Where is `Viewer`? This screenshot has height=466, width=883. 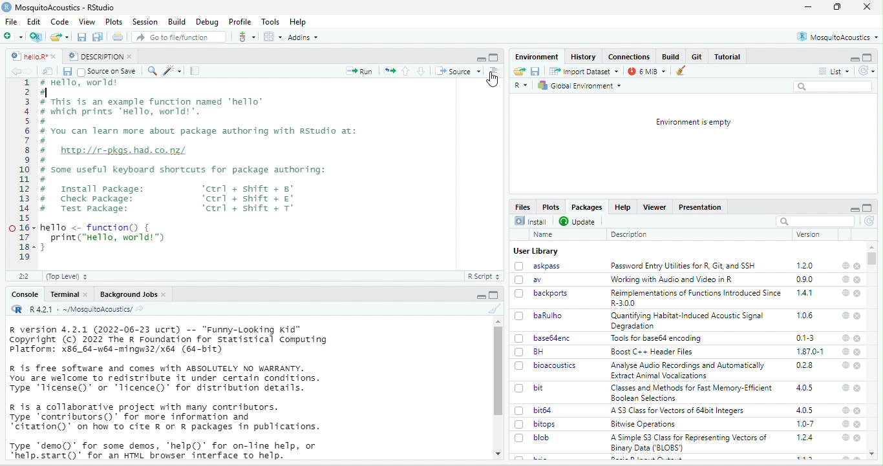
Viewer is located at coordinates (656, 207).